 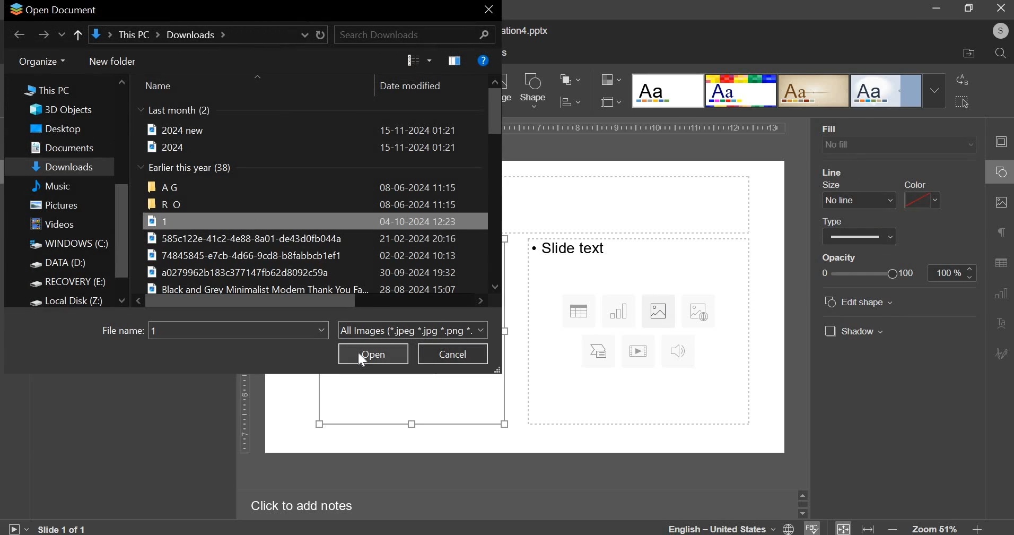 I want to click on slide setting, so click(x=999, y=142).